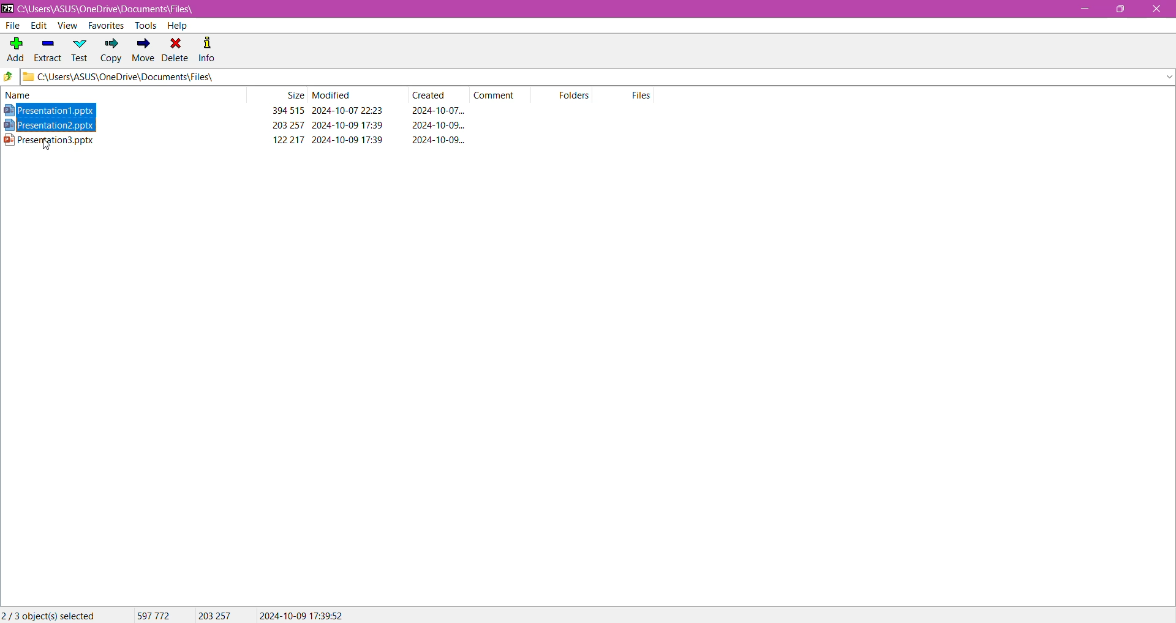  Describe the element at coordinates (80, 50) in the screenshot. I see `Test` at that location.